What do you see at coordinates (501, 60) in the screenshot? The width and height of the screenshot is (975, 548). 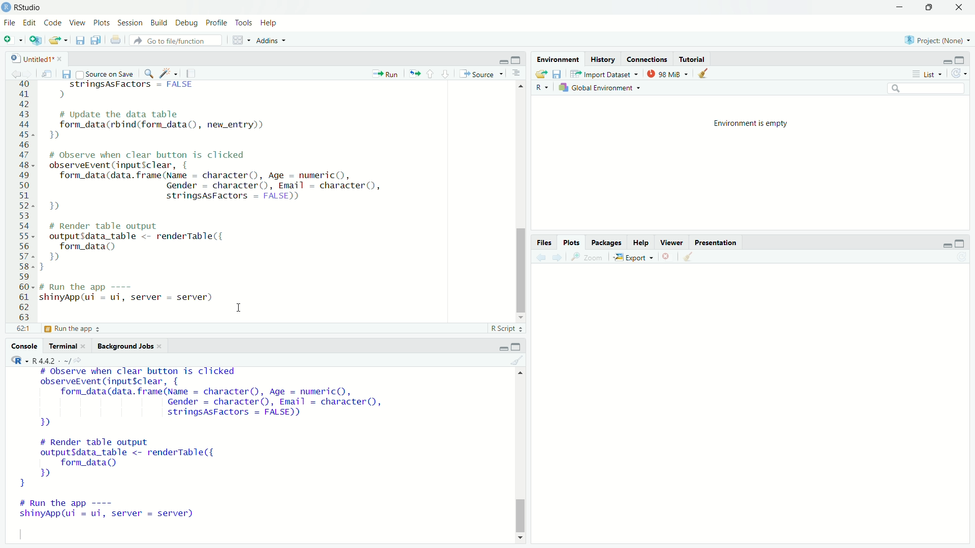 I see `minimize` at bounding box center [501, 60].